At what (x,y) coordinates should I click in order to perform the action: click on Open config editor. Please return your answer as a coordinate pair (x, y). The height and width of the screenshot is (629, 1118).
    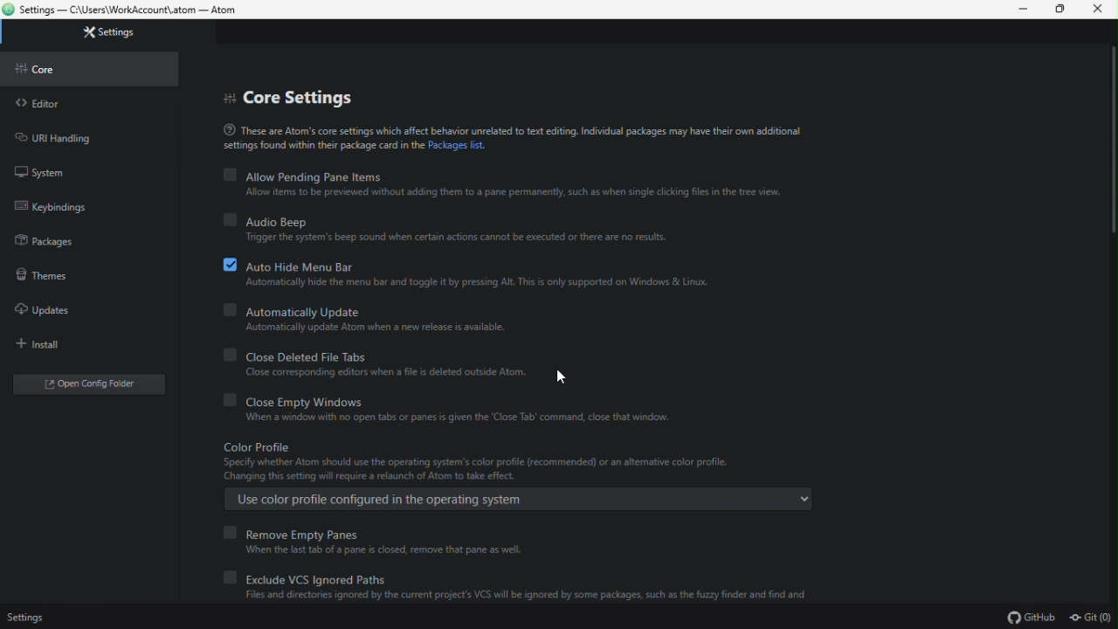
    Looking at the image, I should click on (94, 388).